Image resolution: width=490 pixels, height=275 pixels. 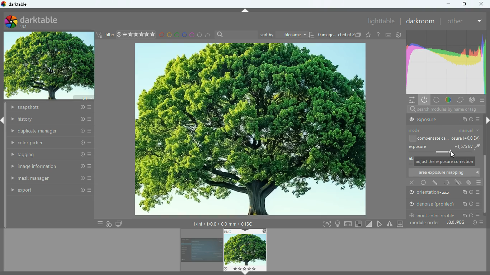 What do you see at coordinates (192, 35) in the screenshot?
I see `pink` at bounding box center [192, 35].